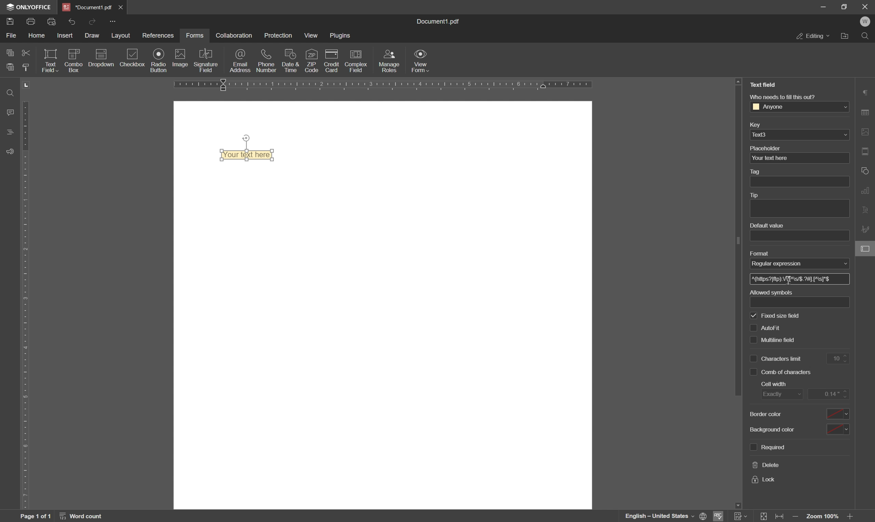  Describe the element at coordinates (28, 294) in the screenshot. I see `ruler` at that location.